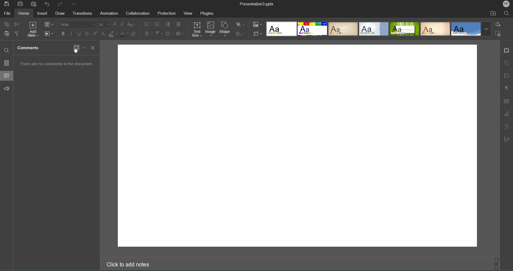 This screenshot has height=271, width=513. Describe the element at coordinates (7, 63) in the screenshot. I see `Slides` at that location.